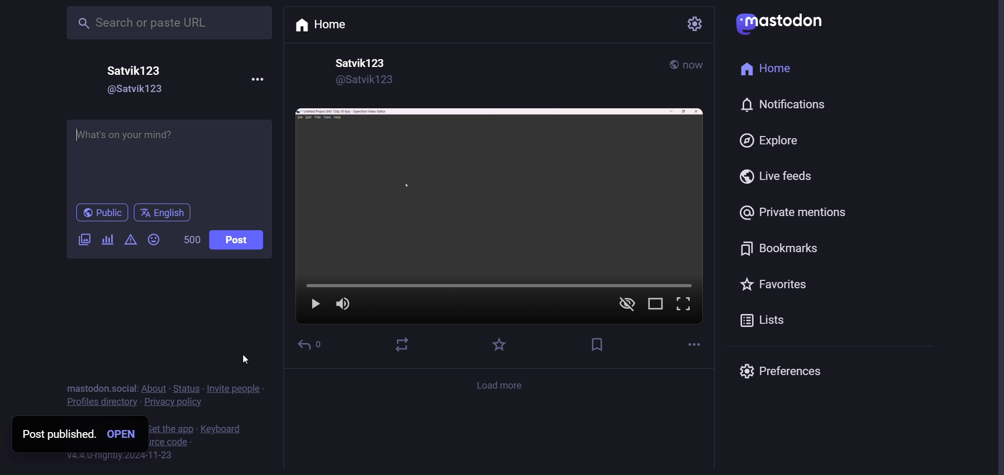 This screenshot has height=475, width=1004. What do you see at coordinates (123, 388) in the screenshot?
I see `social` at bounding box center [123, 388].